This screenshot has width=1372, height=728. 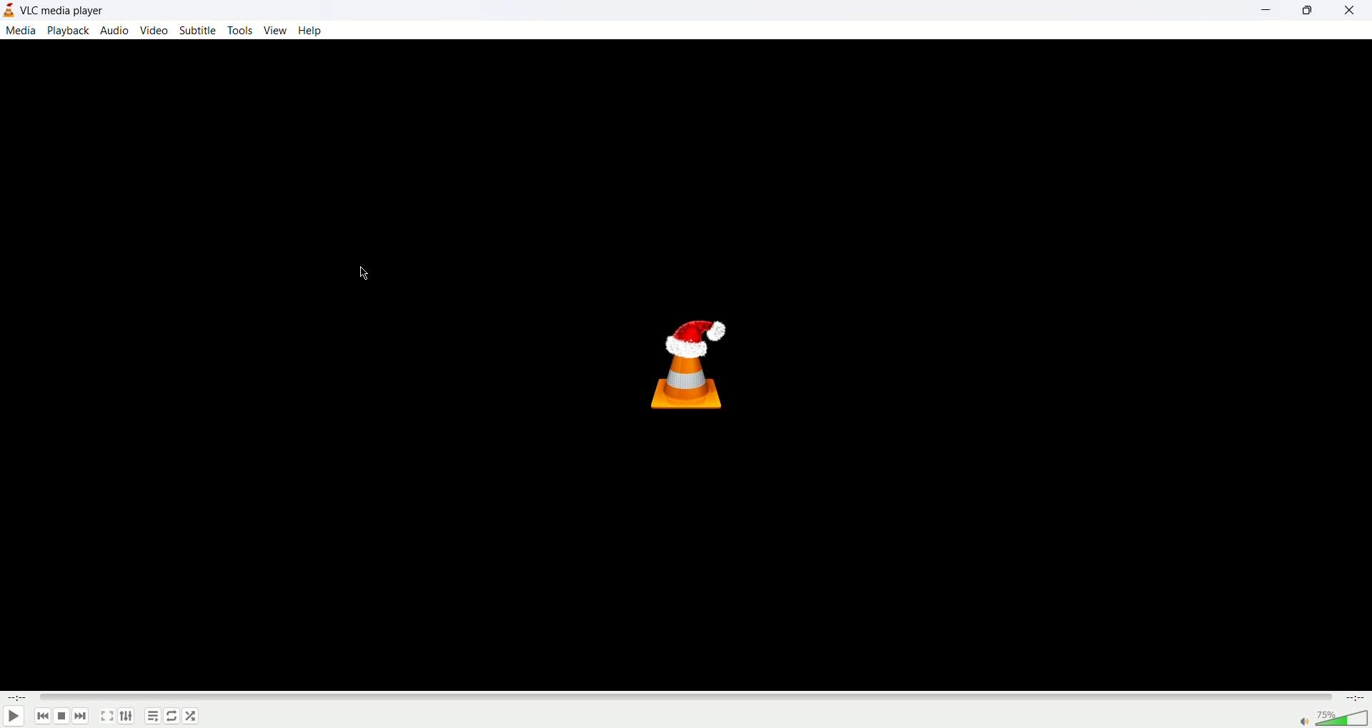 I want to click on subtitle, so click(x=197, y=30).